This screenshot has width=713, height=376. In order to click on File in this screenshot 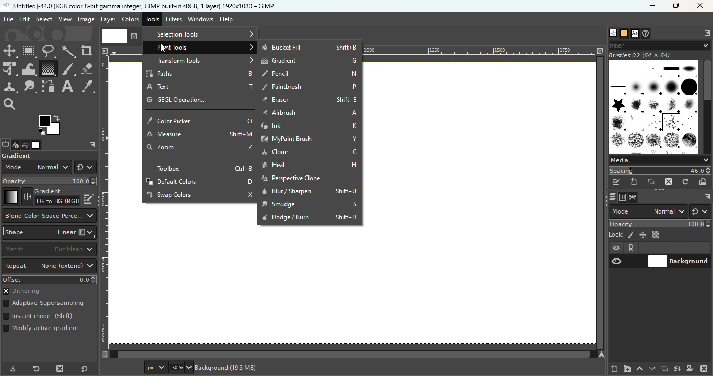, I will do `click(8, 19)`.